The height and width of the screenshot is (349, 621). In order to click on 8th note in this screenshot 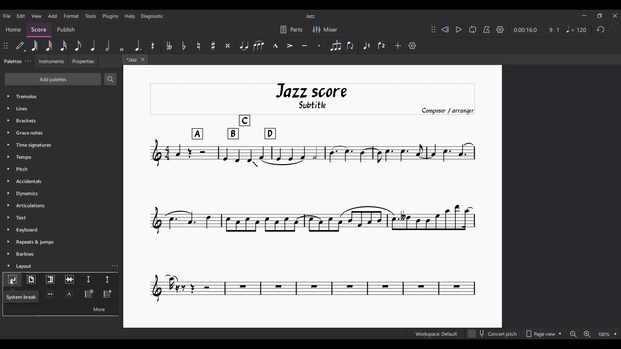, I will do `click(78, 46)`.